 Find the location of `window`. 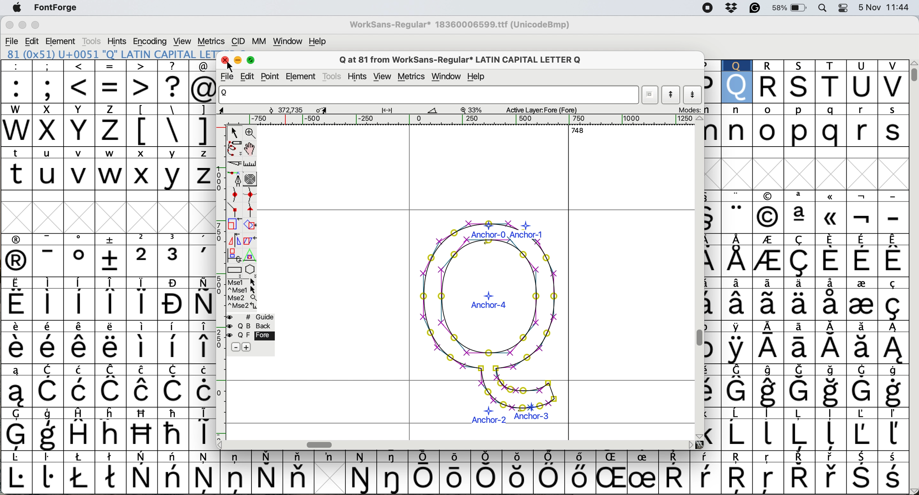

window is located at coordinates (447, 77).